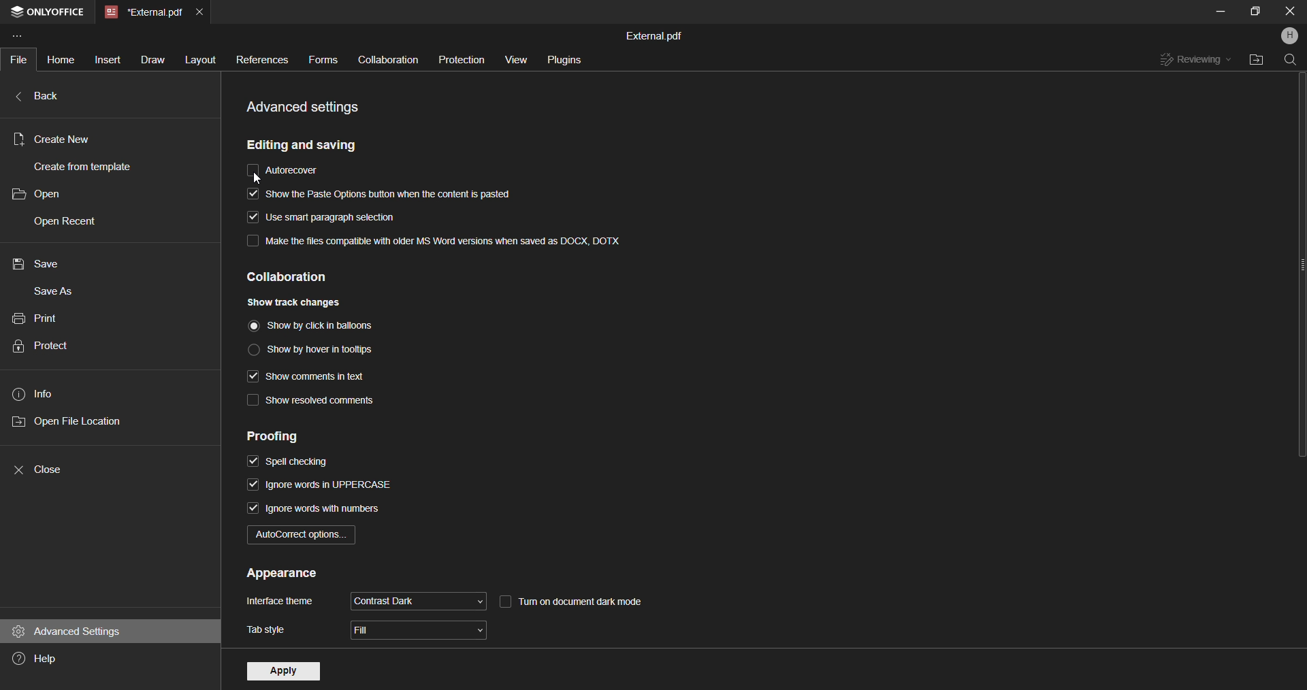 The height and width of the screenshot is (690, 1307). What do you see at coordinates (36, 393) in the screenshot?
I see `info` at bounding box center [36, 393].